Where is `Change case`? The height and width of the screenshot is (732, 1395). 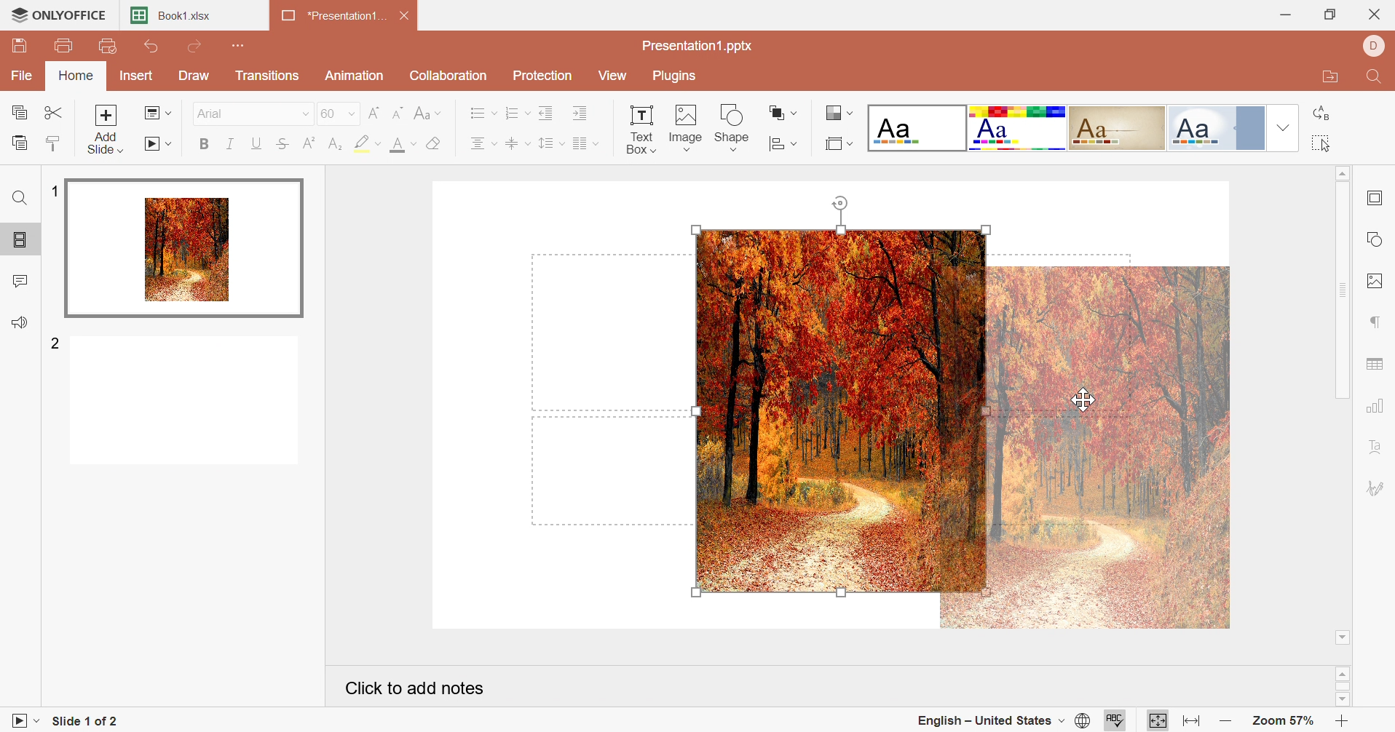
Change case is located at coordinates (431, 115).